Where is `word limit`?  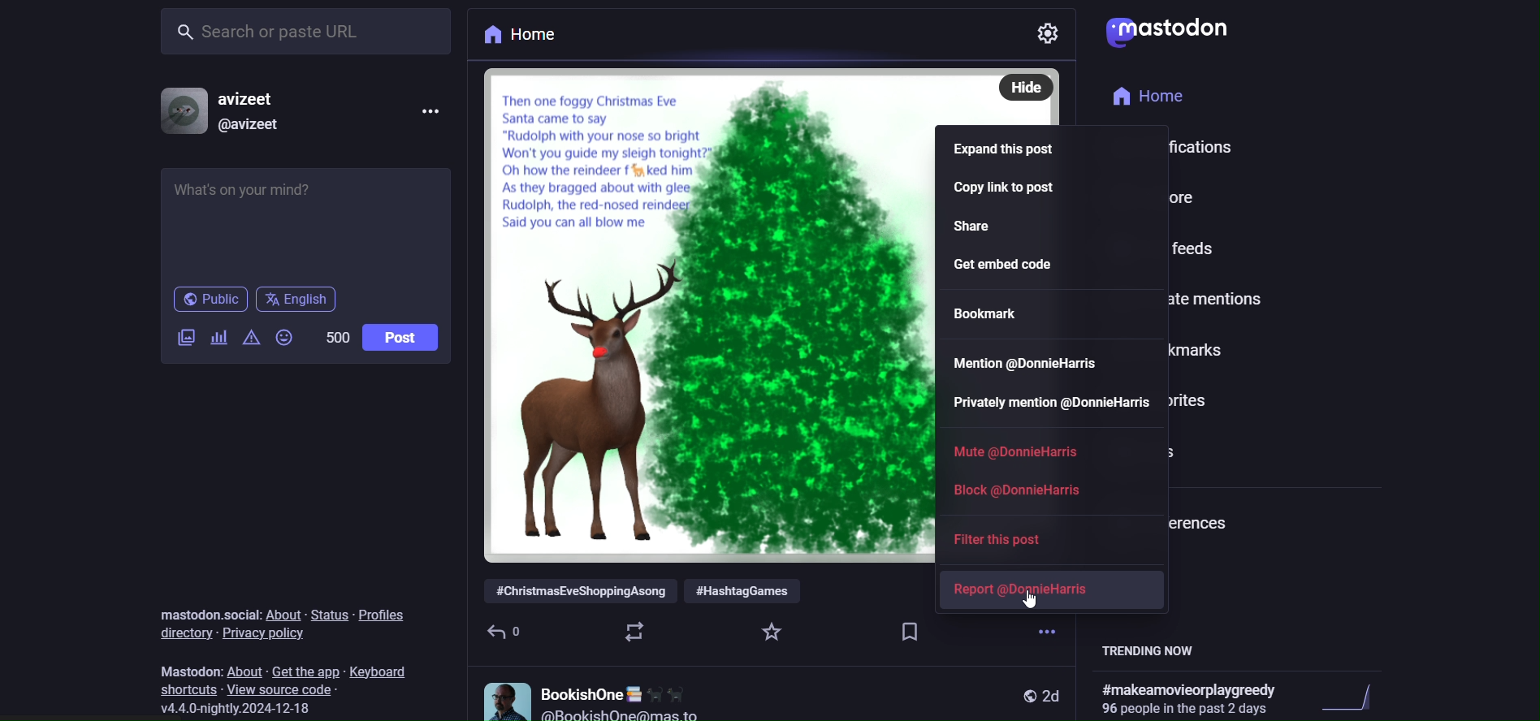
word limit is located at coordinates (337, 336).